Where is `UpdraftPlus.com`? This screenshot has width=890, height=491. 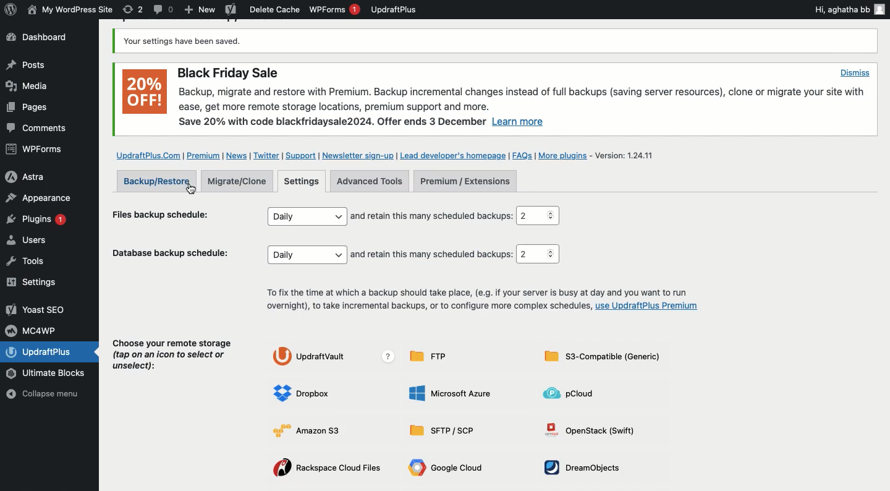
UpdraftPlus.com is located at coordinates (147, 155).